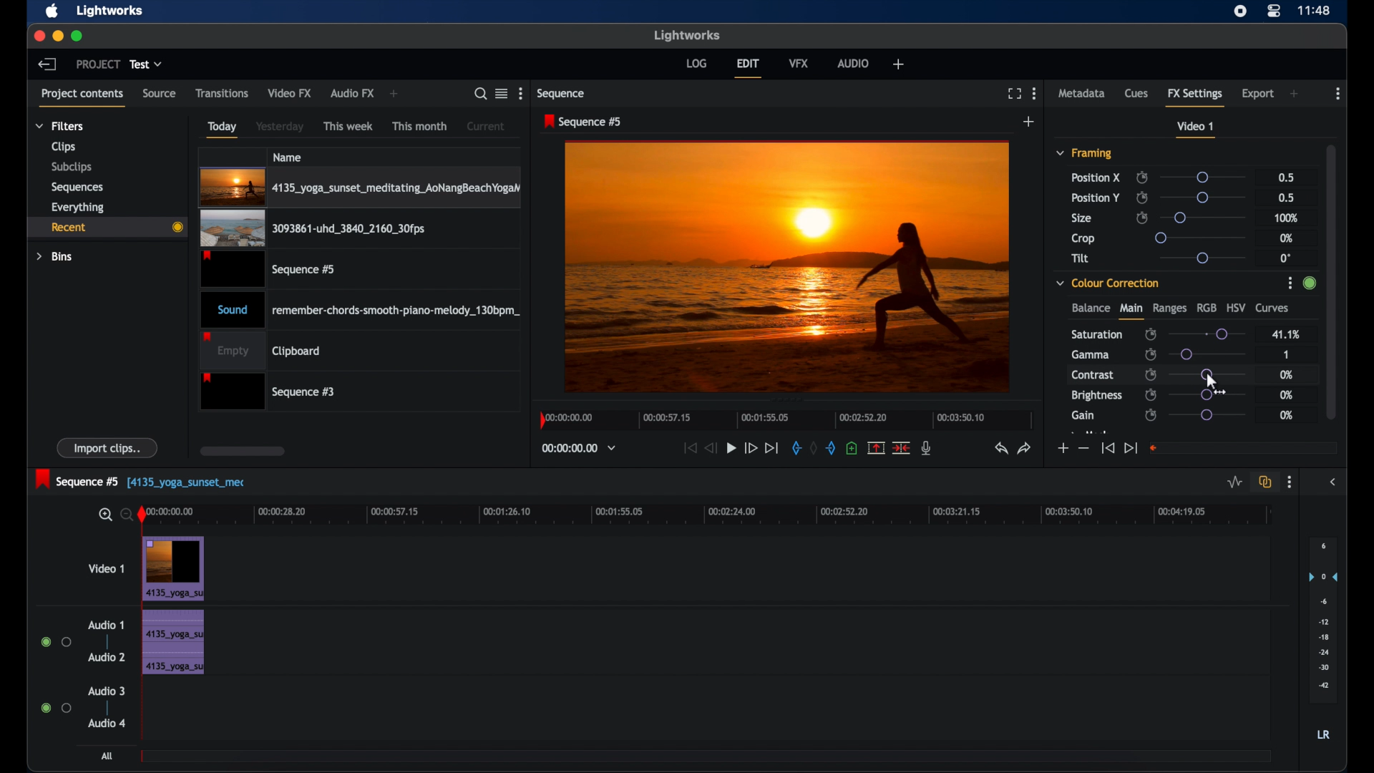  Describe the element at coordinates (1285, 176) in the screenshot. I see `0.5` at that location.